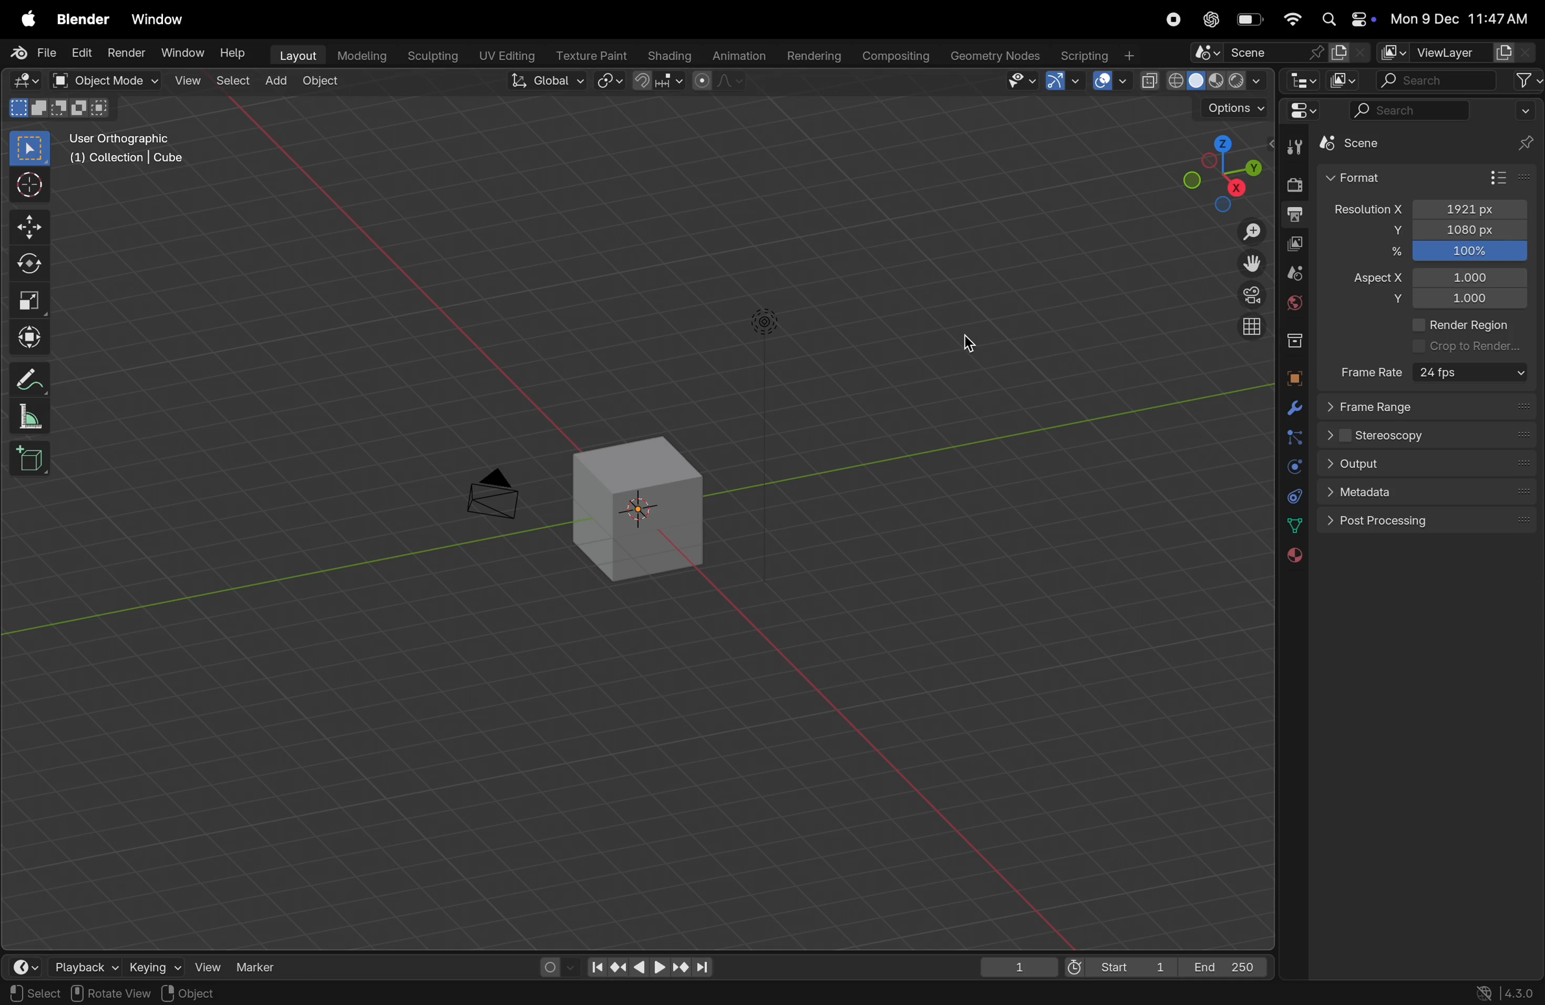 This screenshot has height=1005, width=1545. What do you see at coordinates (1294, 306) in the screenshot?
I see `world` at bounding box center [1294, 306].